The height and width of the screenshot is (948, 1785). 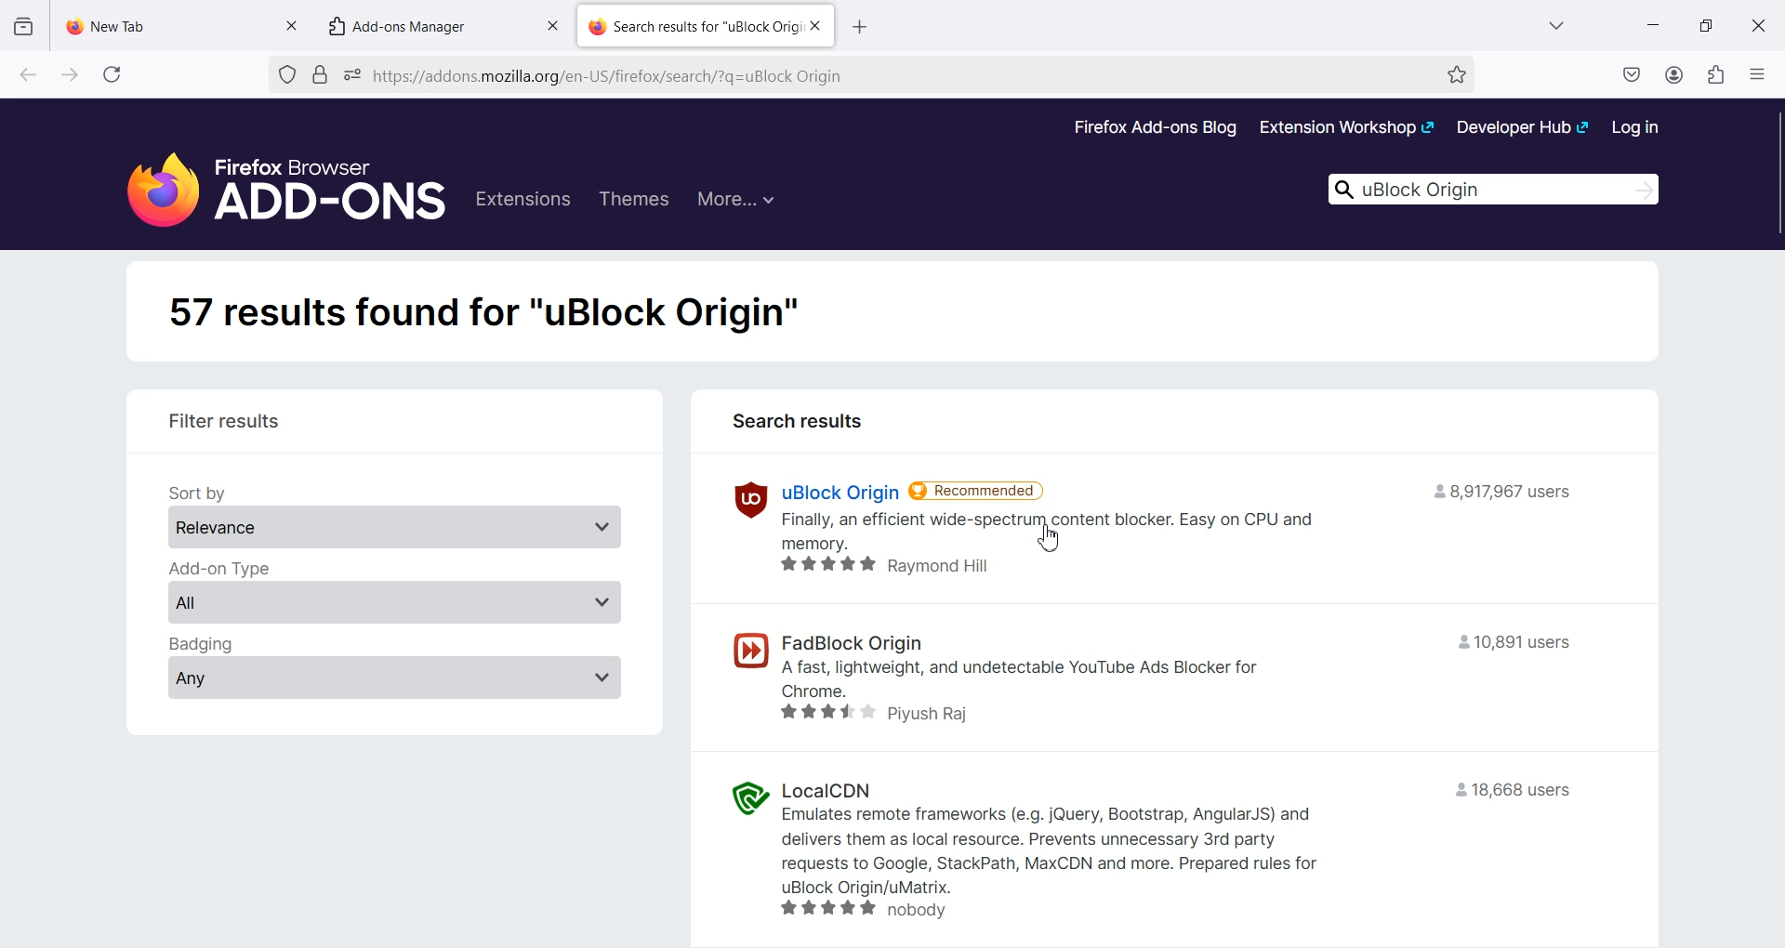 What do you see at coordinates (1156, 128) in the screenshot?
I see `Firefox Add-ons Blog` at bounding box center [1156, 128].